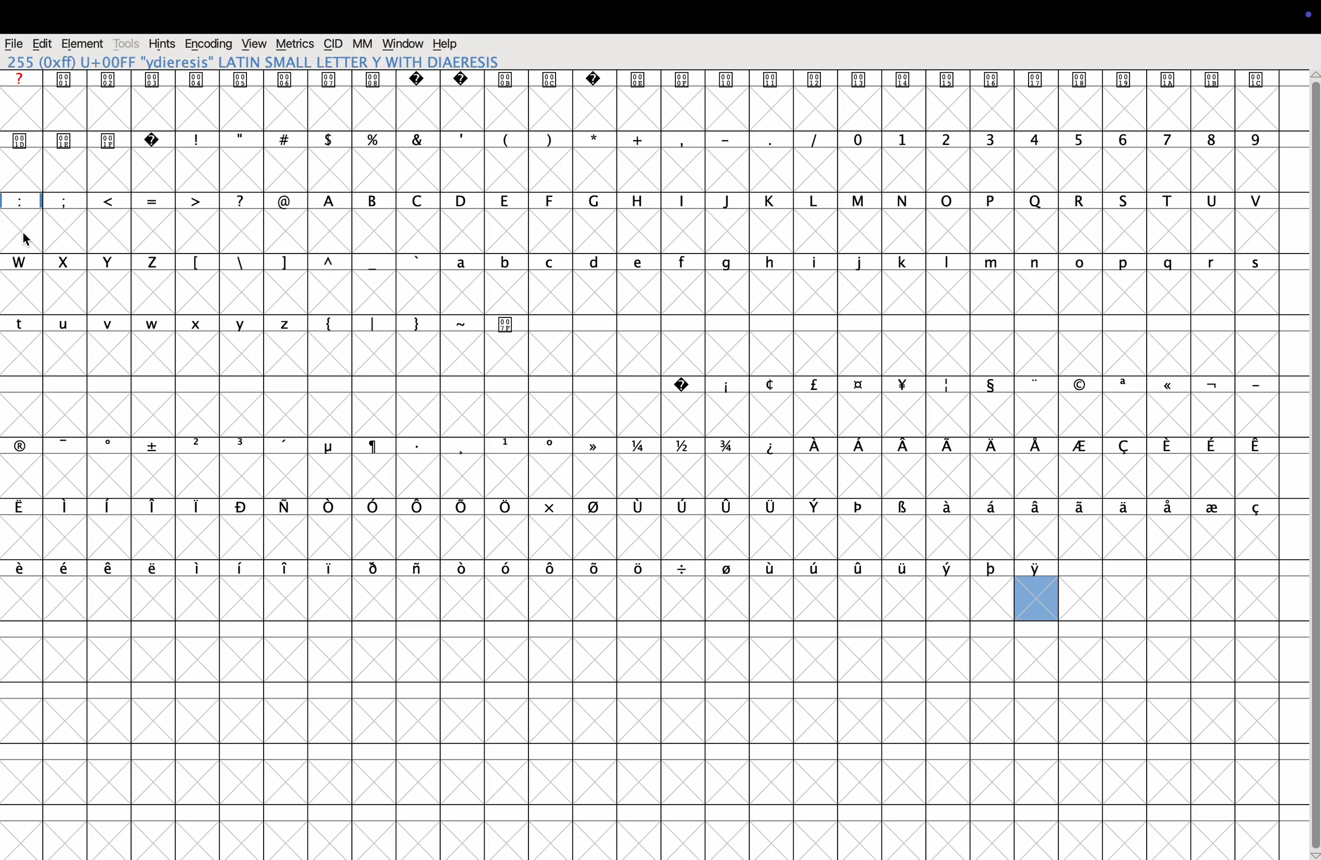 The width and height of the screenshot is (1321, 860). What do you see at coordinates (153, 342) in the screenshot?
I see `w` at bounding box center [153, 342].